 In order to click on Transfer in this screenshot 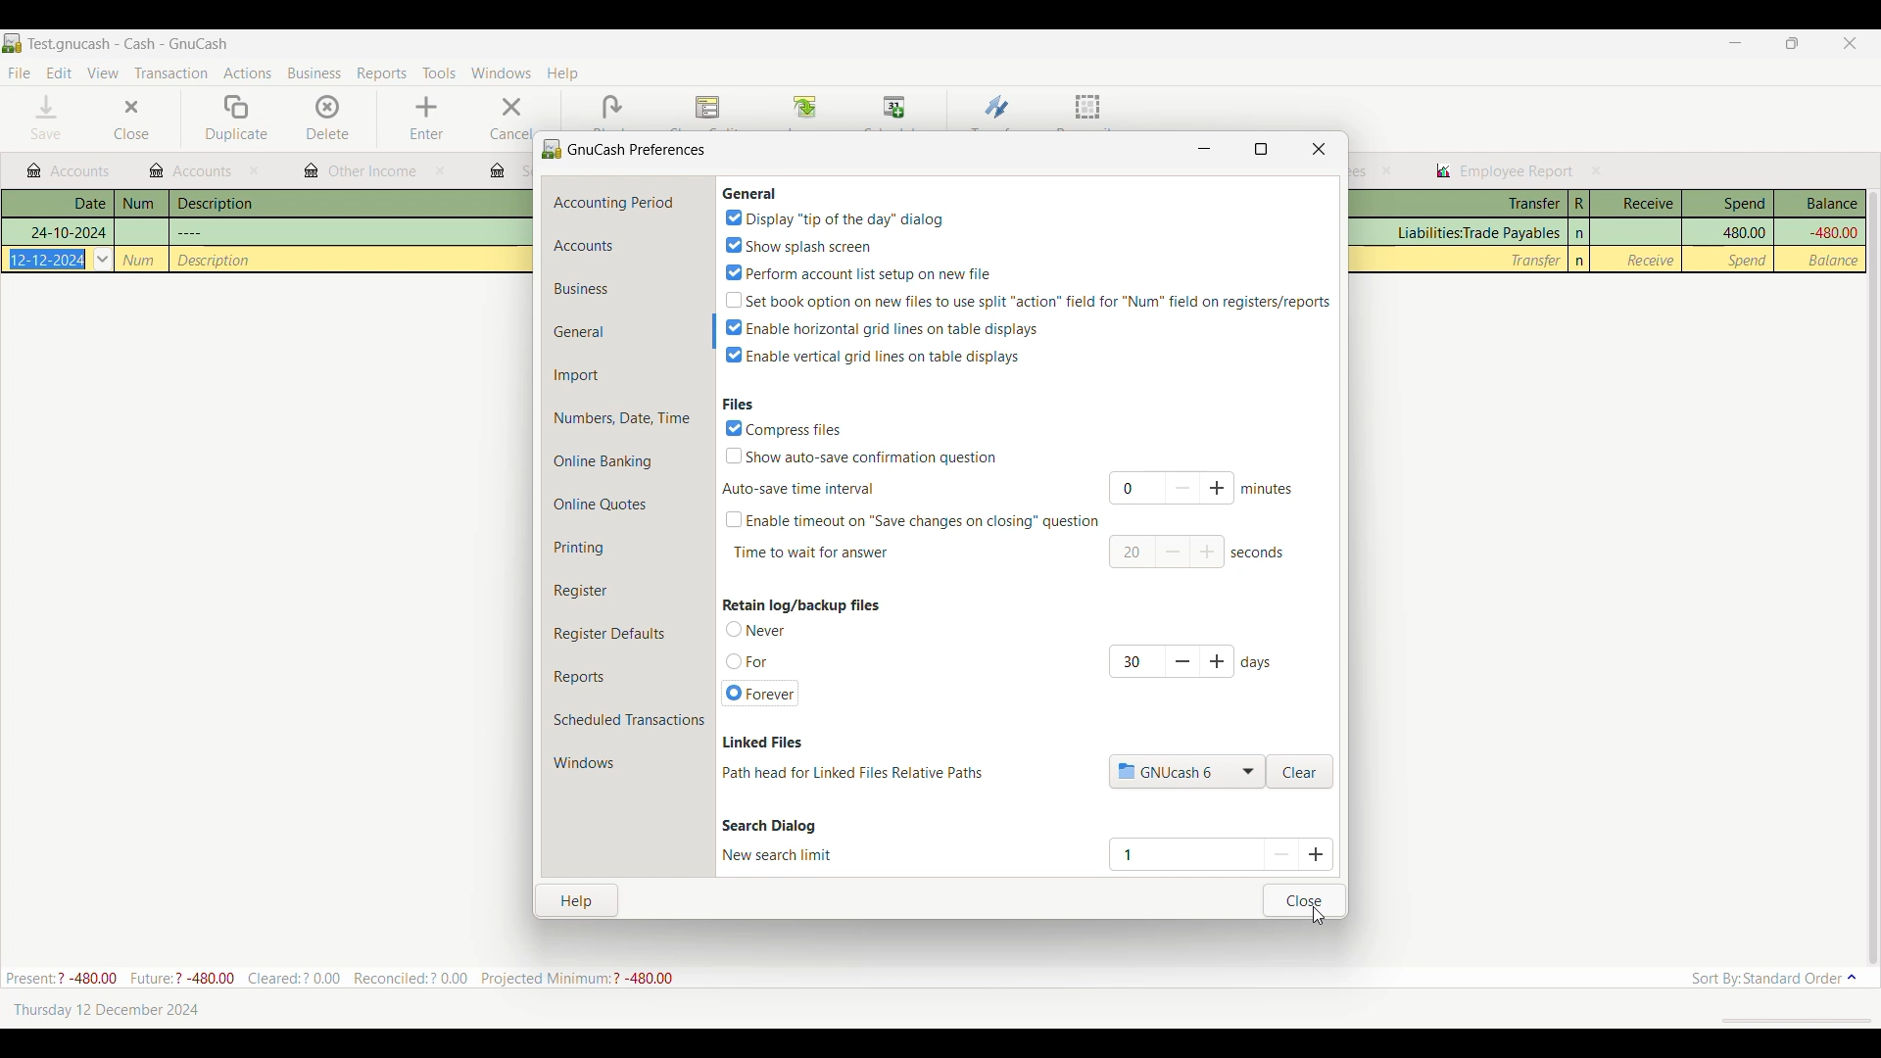, I will do `click(997, 107)`.